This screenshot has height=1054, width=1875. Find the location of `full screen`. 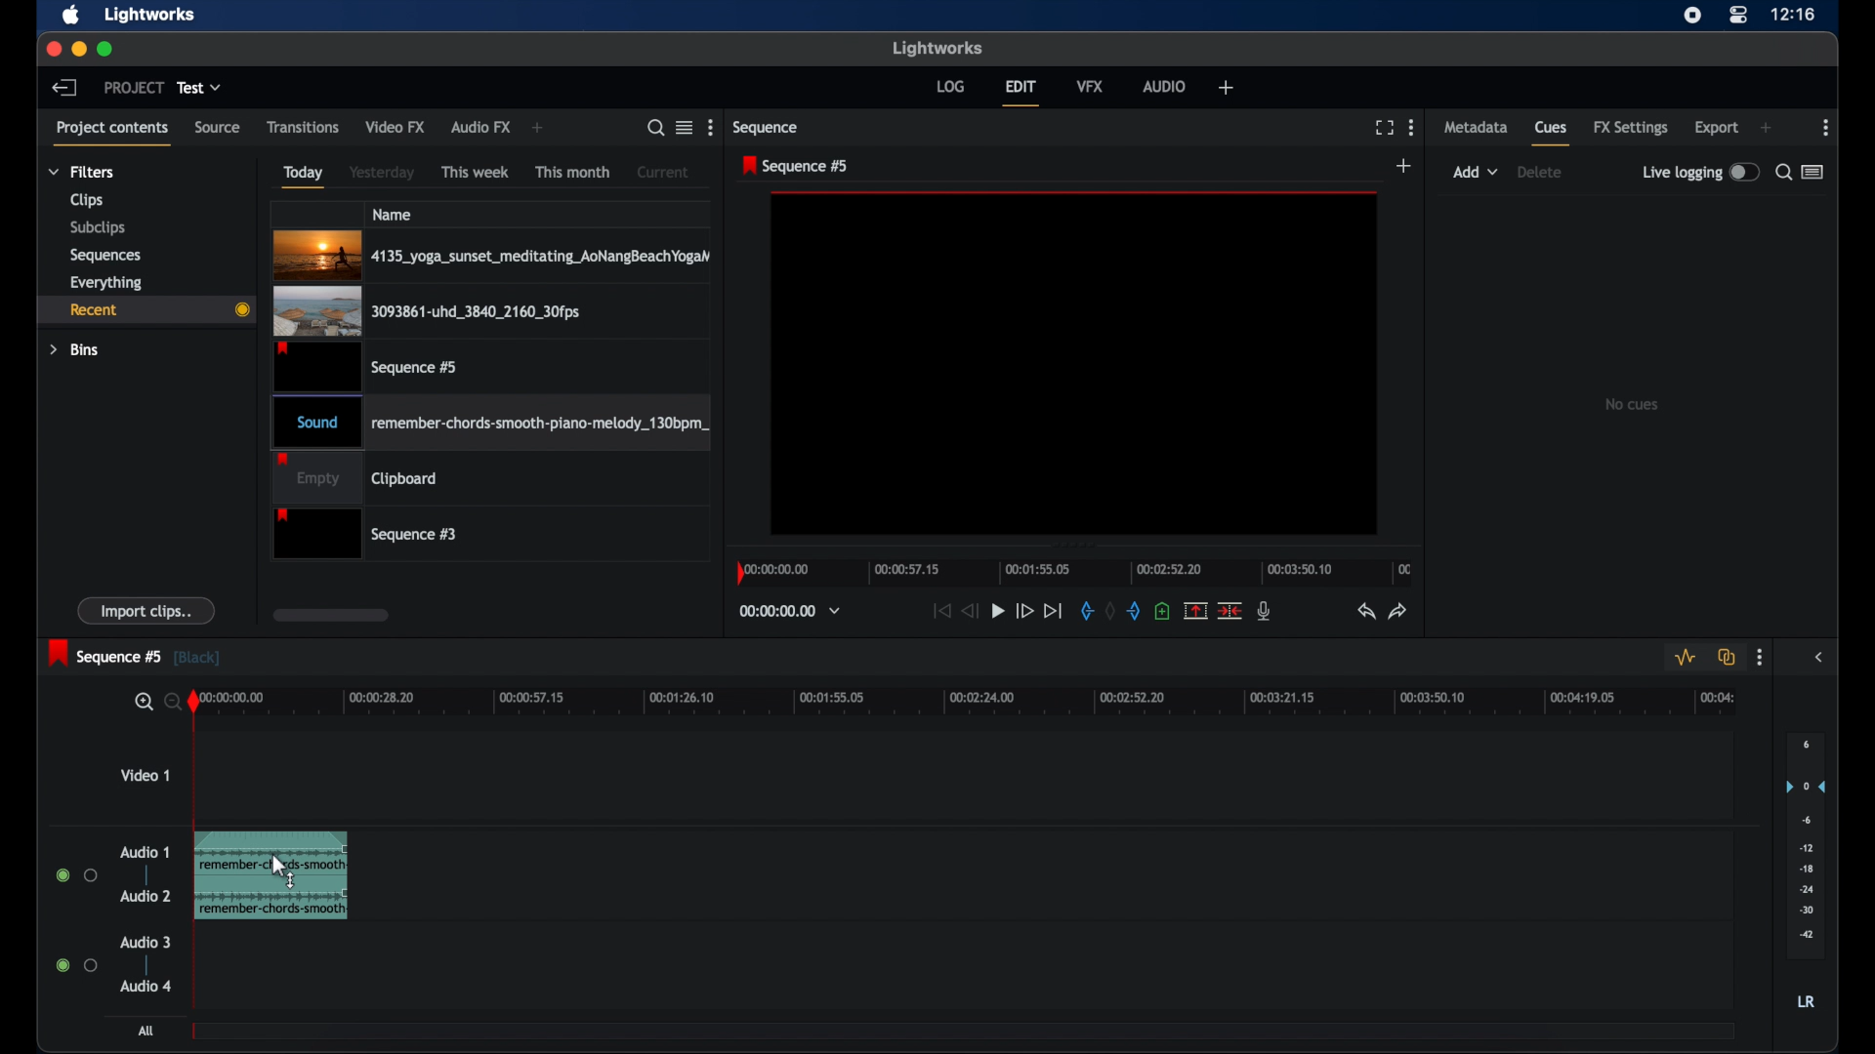

full screen is located at coordinates (1384, 128).